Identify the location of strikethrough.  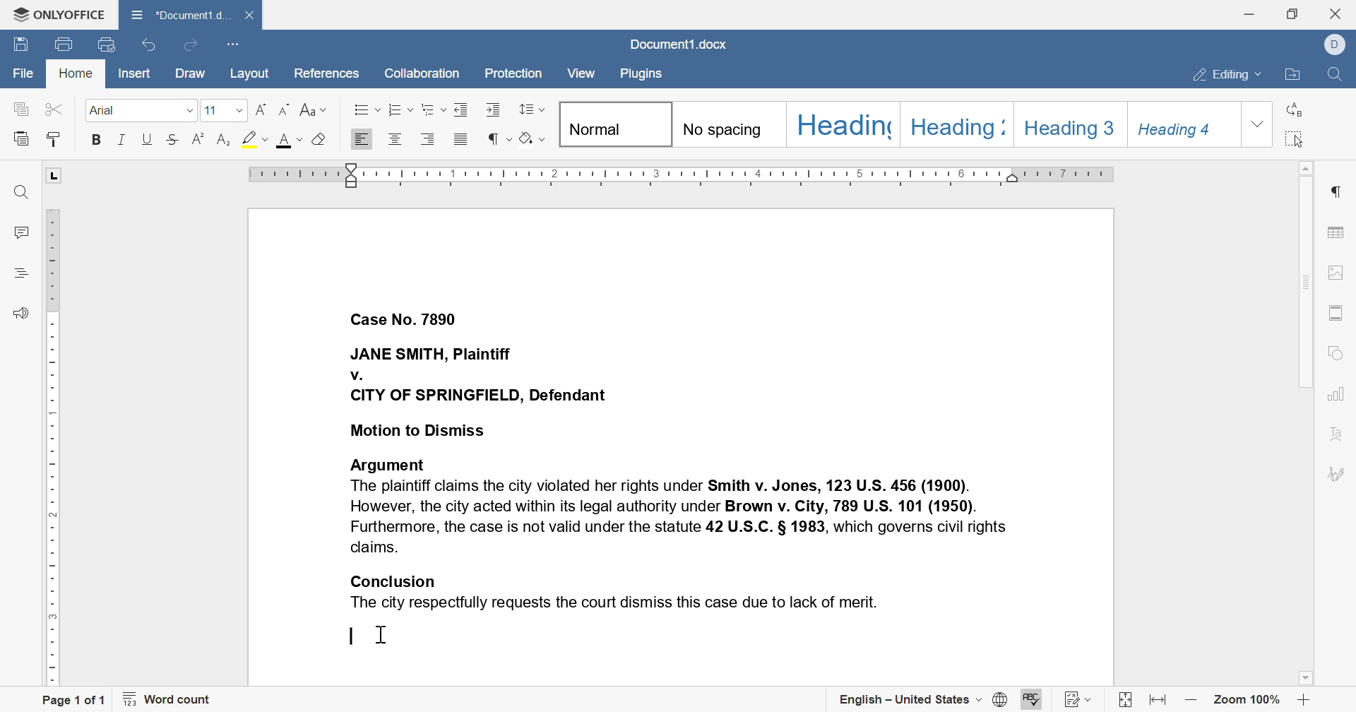
(200, 140).